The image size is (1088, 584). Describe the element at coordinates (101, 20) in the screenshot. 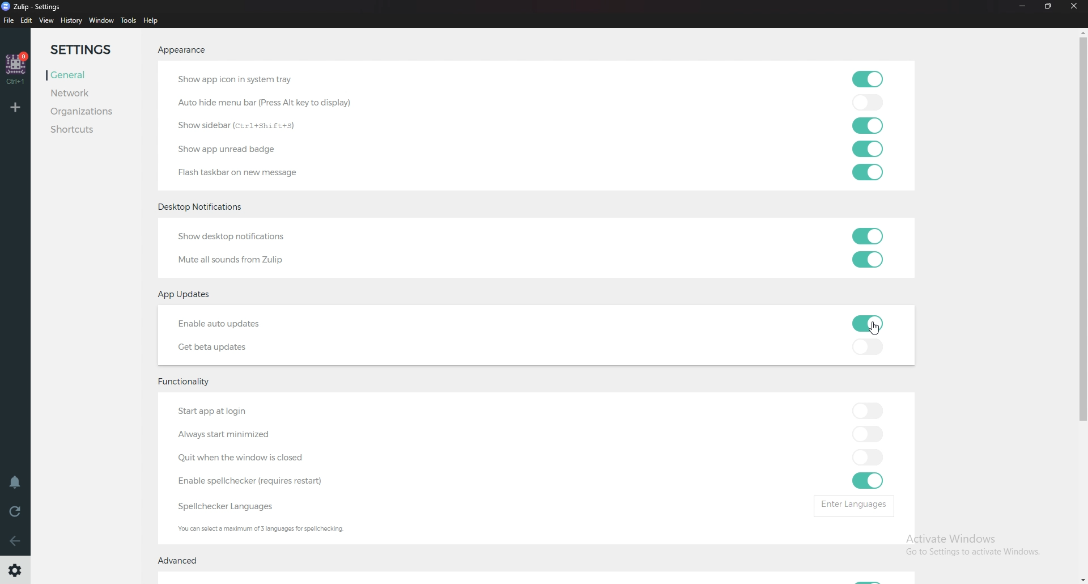

I see `Window` at that location.